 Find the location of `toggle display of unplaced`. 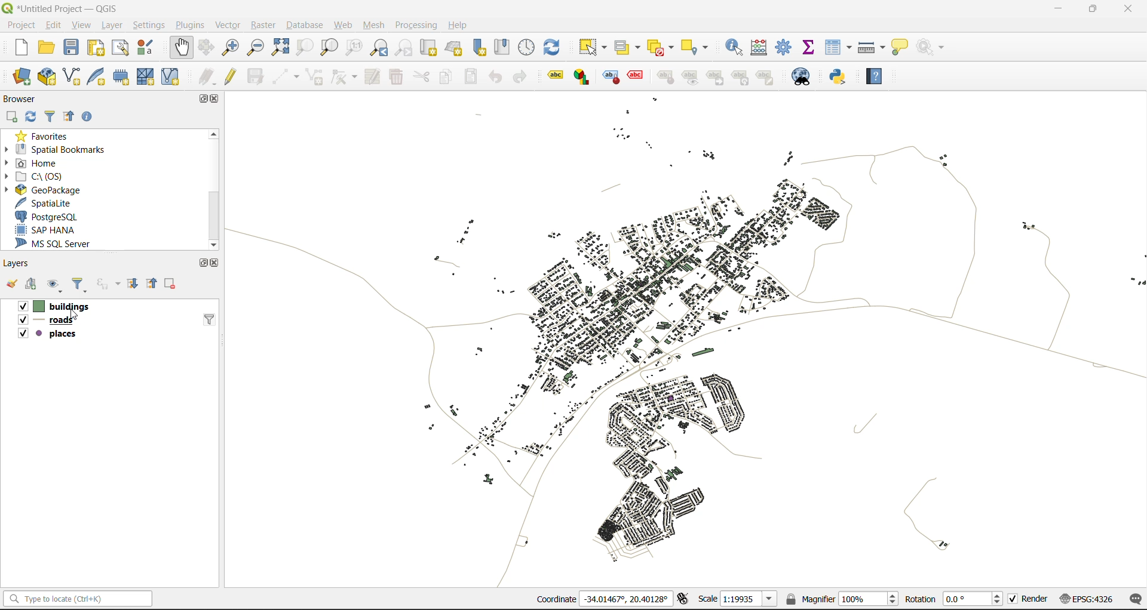

toggle display of unplaced is located at coordinates (636, 78).